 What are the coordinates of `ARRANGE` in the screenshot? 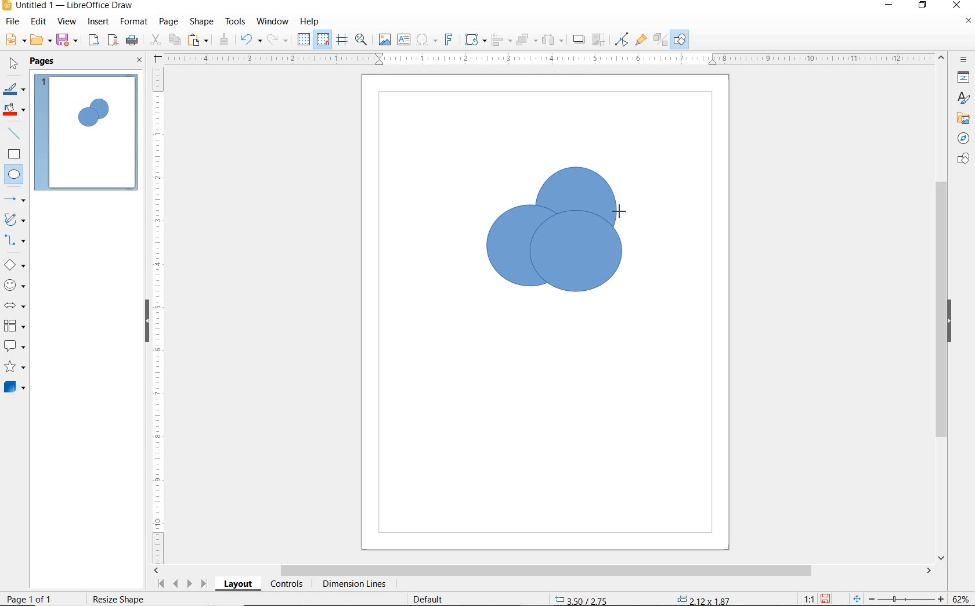 It's located at (526, 40).